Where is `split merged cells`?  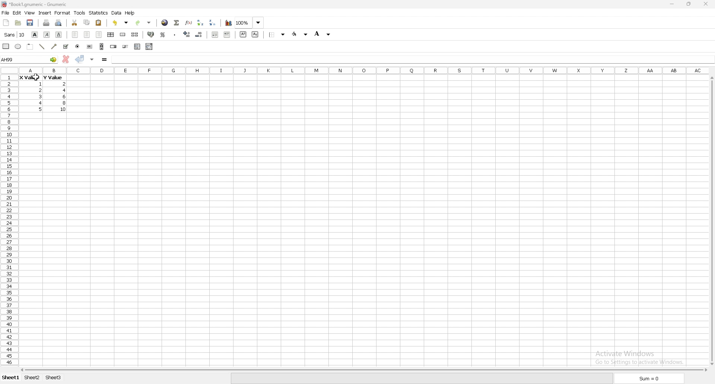 split merged cells is located at coordinates (134, 35).